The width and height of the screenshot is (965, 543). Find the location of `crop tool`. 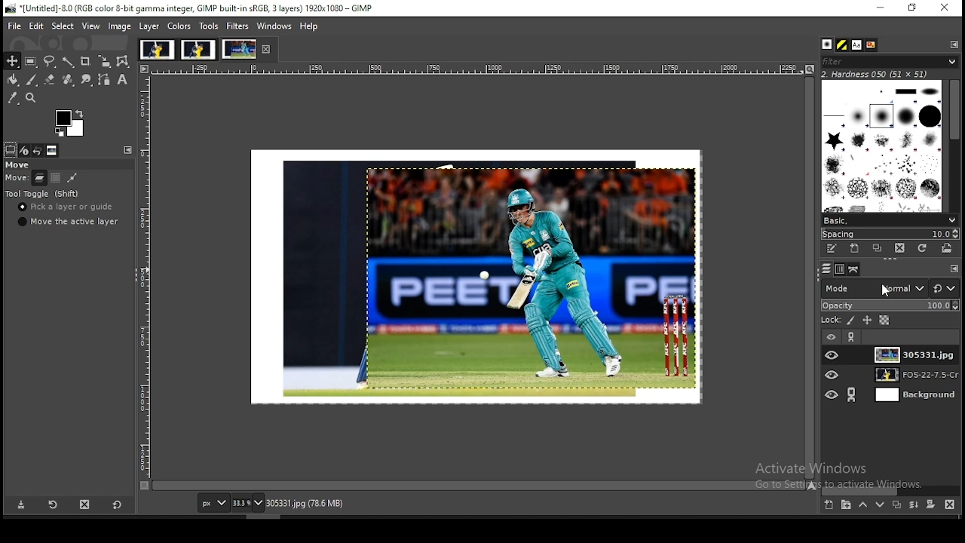

crop tool is located at coordinates (86, 62).